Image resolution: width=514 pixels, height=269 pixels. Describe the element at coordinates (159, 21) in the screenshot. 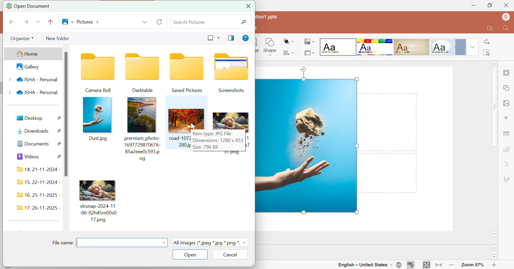

I see `Reload` at that location.